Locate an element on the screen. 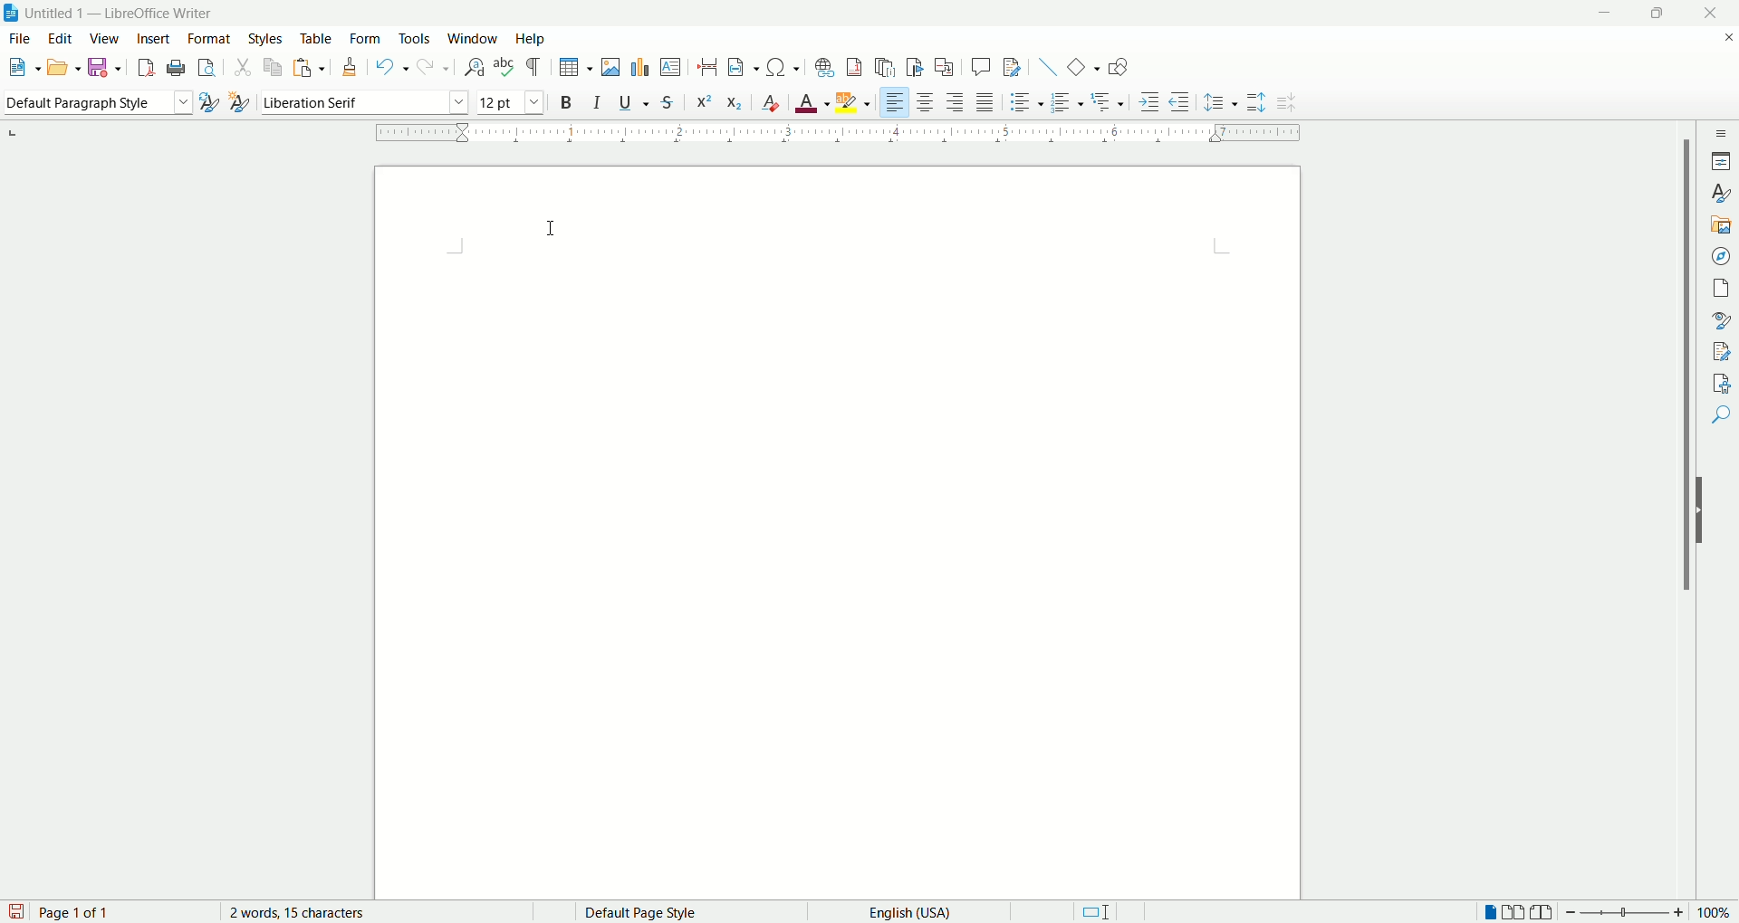  main page is located at coordinates (836, 530).